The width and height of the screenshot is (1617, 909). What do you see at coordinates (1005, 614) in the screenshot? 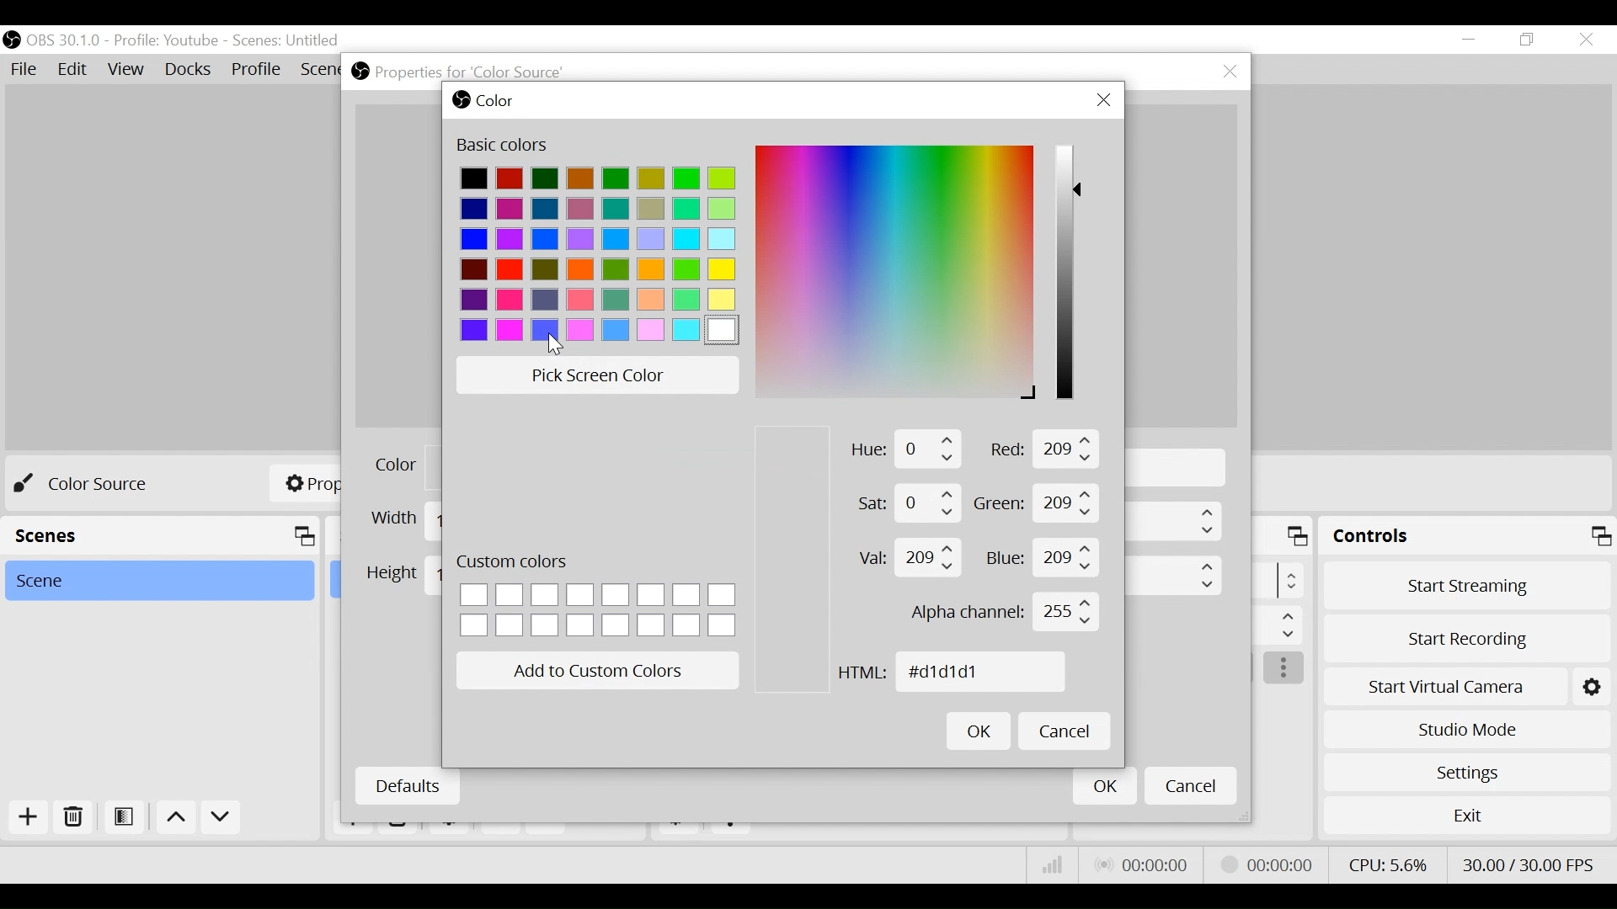
I see `Alpha Channel` at bounding box center [1005, 614].